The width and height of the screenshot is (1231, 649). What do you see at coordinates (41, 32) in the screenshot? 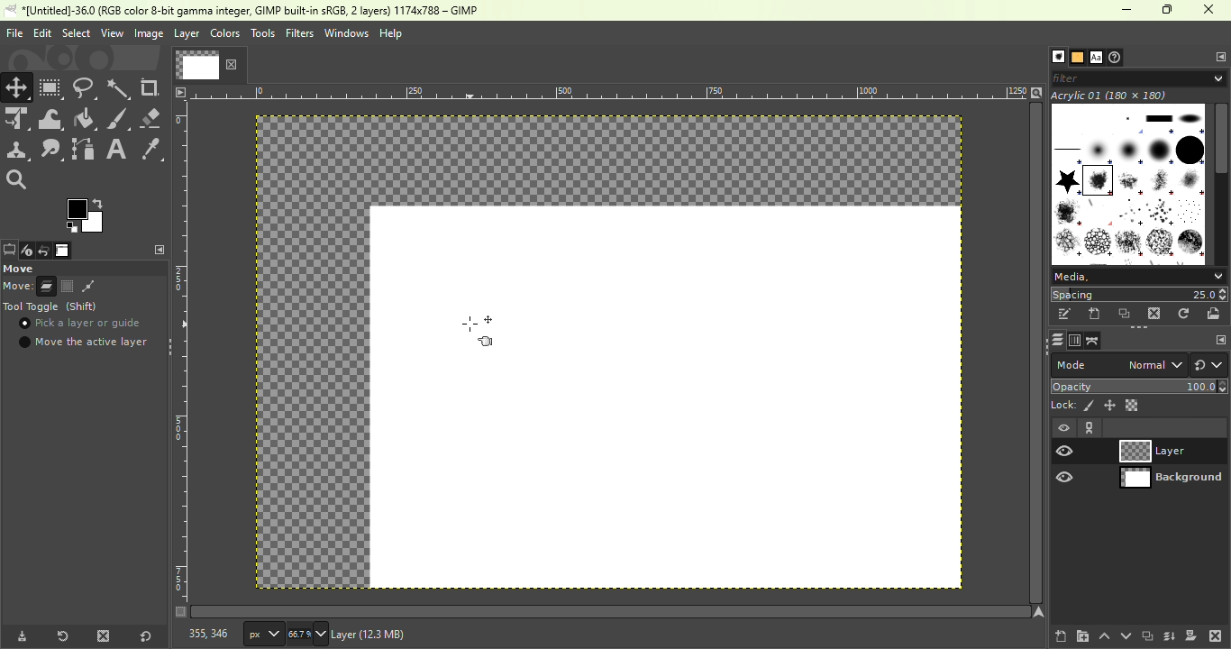
I see `Edit` at bounding box center [41, 32].